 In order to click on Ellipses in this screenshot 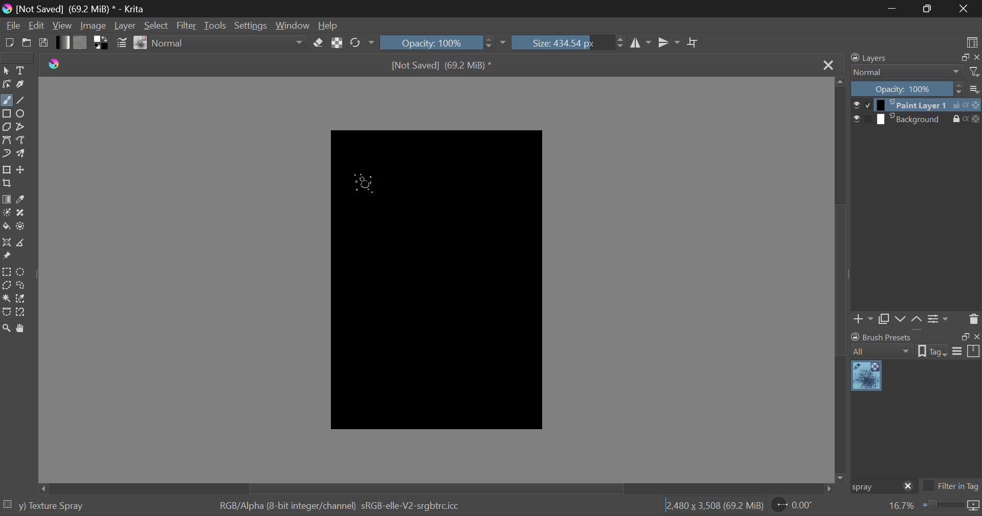, I will do `click(22, 114)`.